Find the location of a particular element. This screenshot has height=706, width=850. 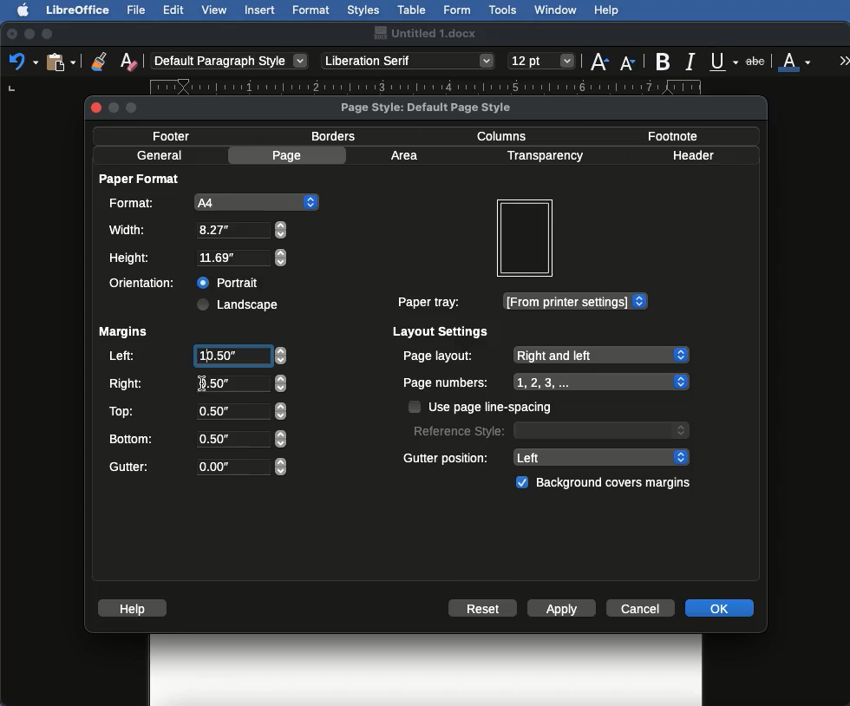

Preview is located at coordinates (524, 239).